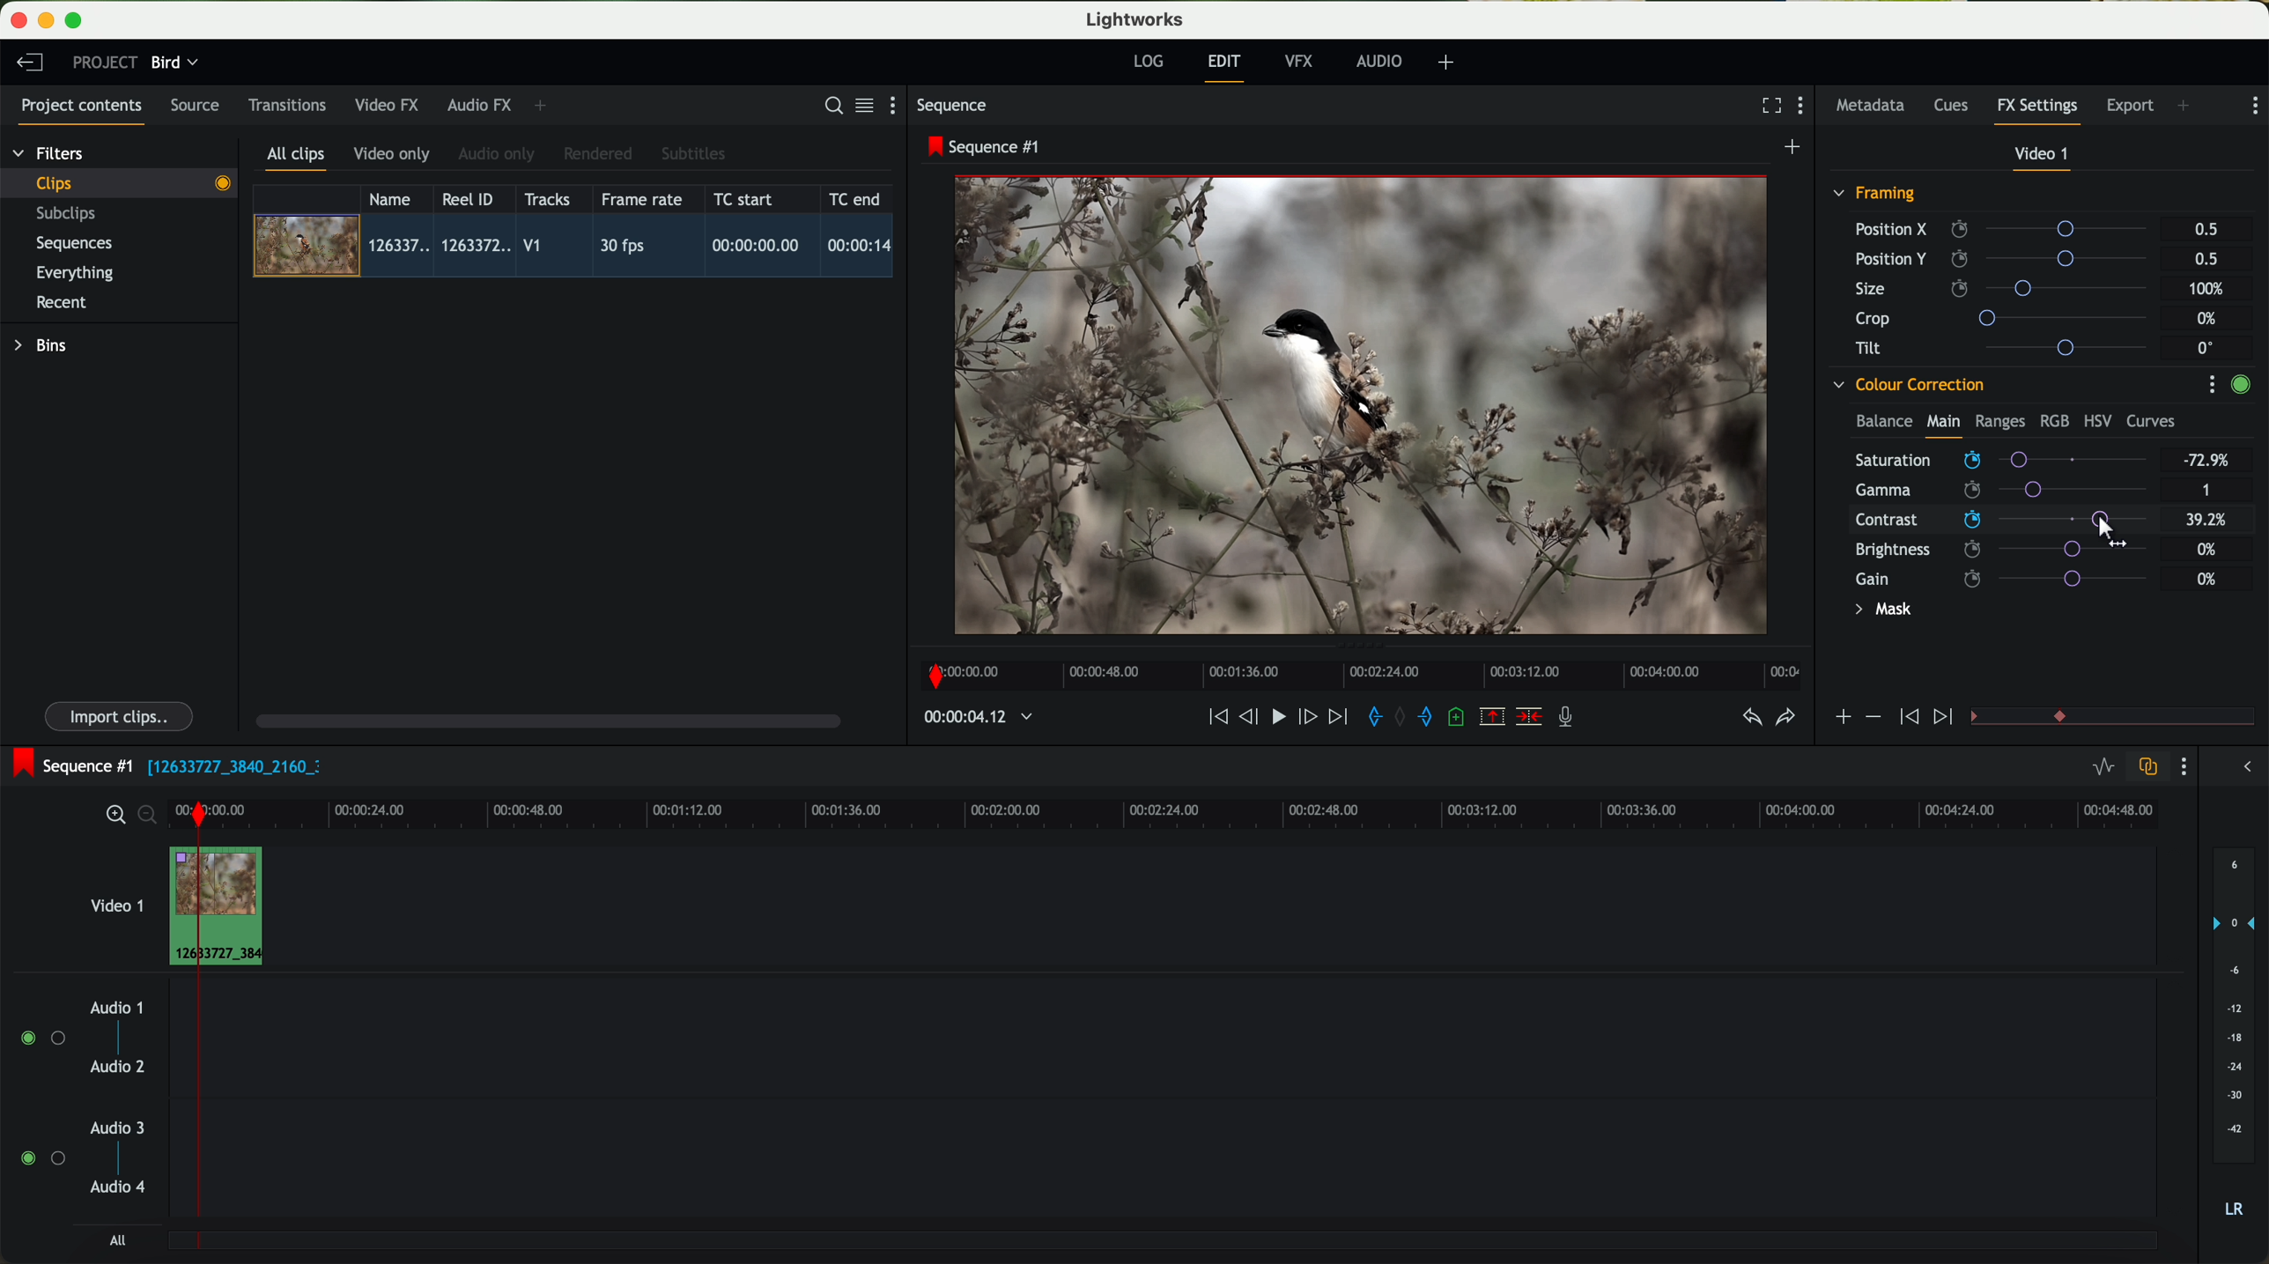 The width and height of the screenshot is (2269, 1264). What do you see at coordinates (82, 111) in the screenshot?
I see `project contents` at bounding box center [82, 111].